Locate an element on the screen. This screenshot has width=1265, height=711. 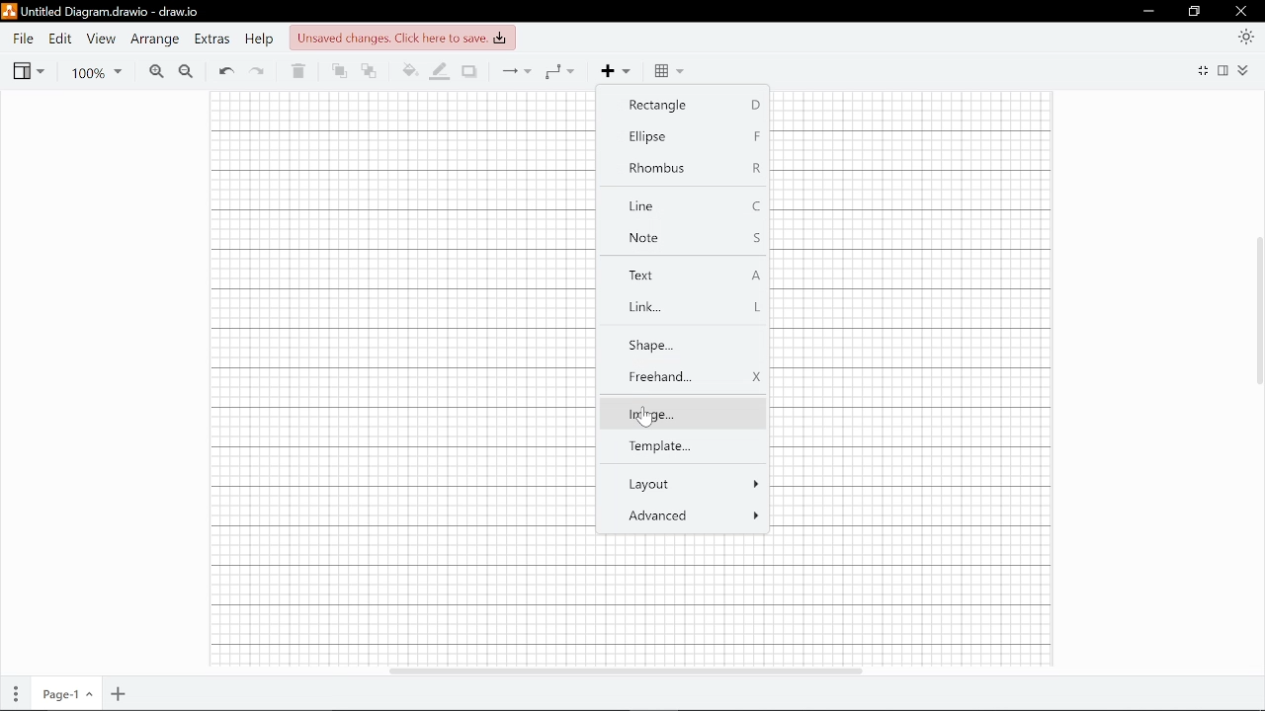
Zoom is located at coordinates (93, 71).